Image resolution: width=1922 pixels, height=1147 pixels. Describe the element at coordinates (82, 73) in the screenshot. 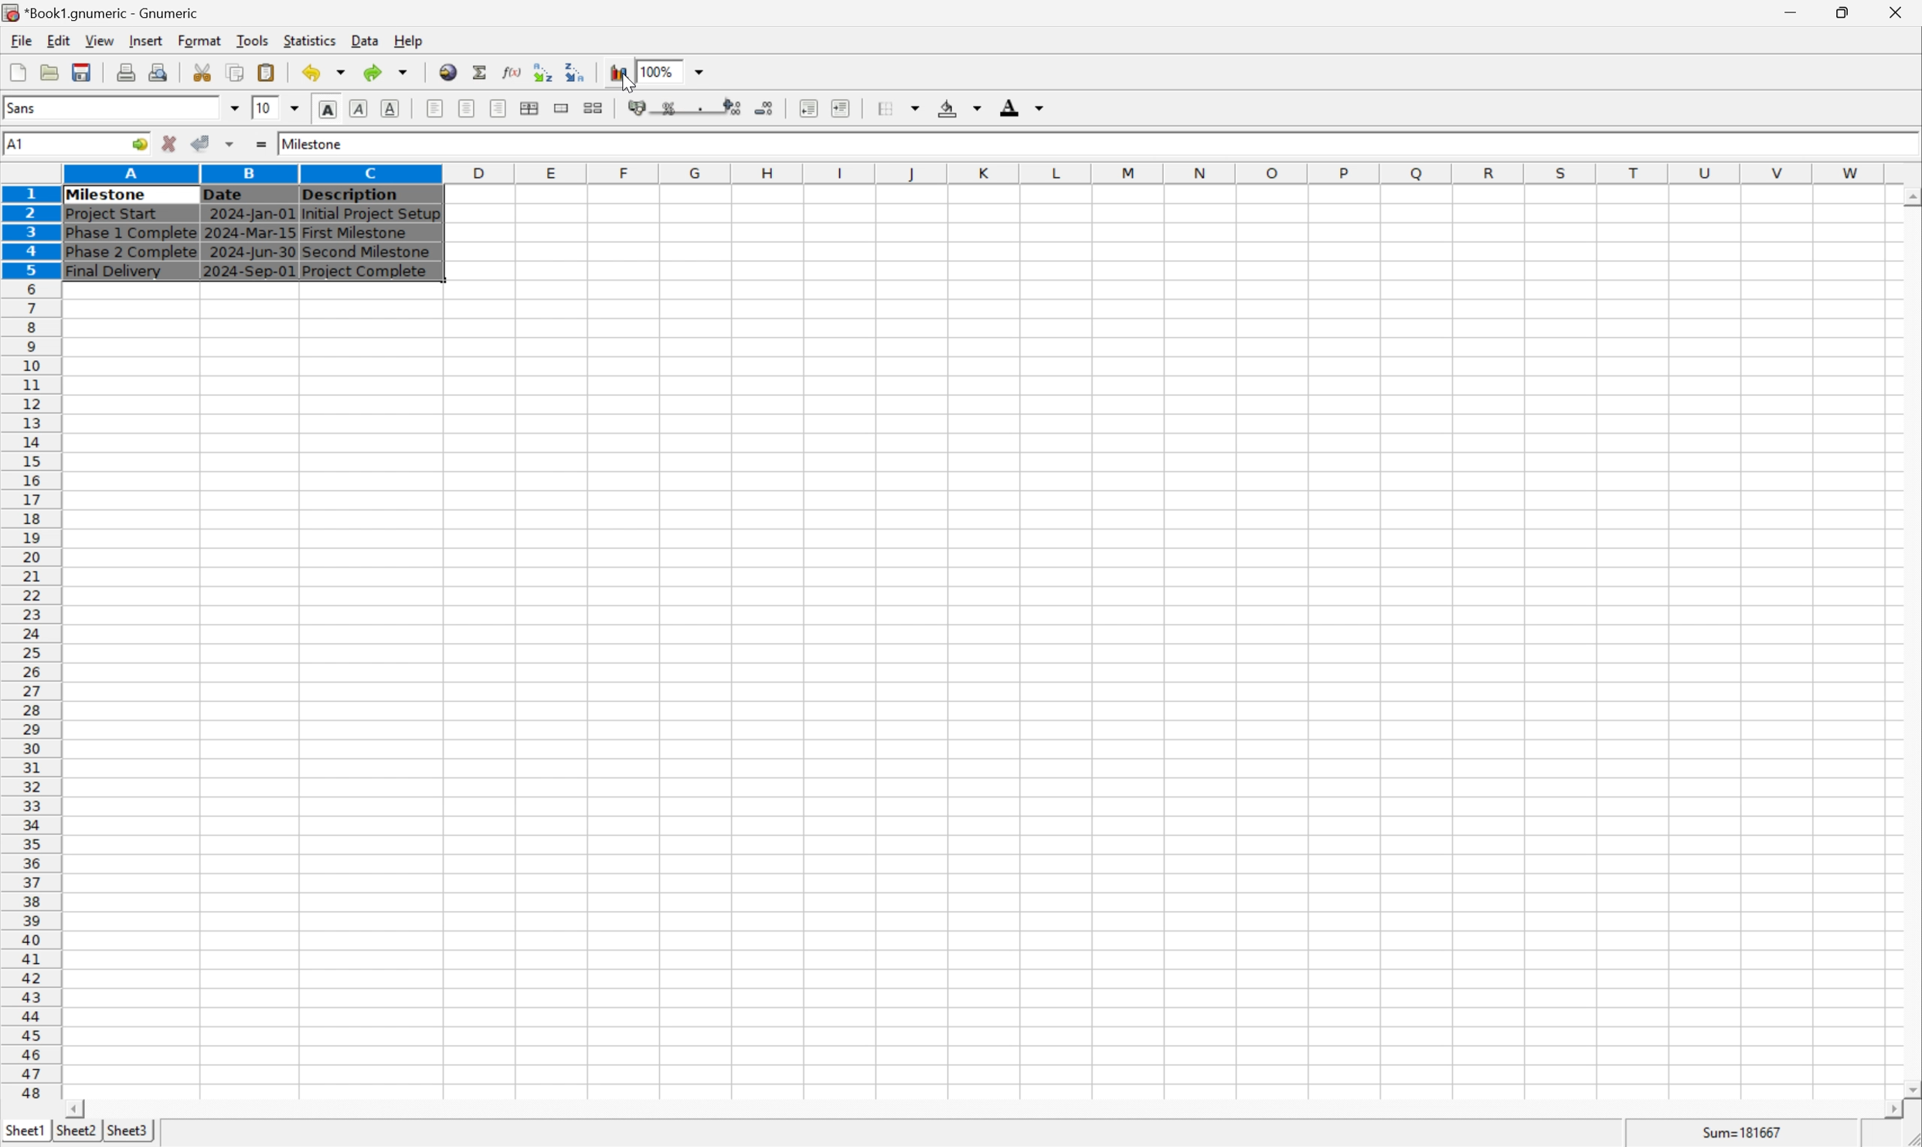

I see `save current workbook` at that location.